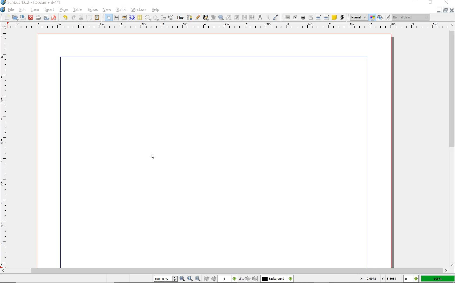 This screenshot has width=455, height=283. Describe the element at coordinates (229, 17) in the screenshot. I see `EDIT CONTENTS OF FRAME` at that location.